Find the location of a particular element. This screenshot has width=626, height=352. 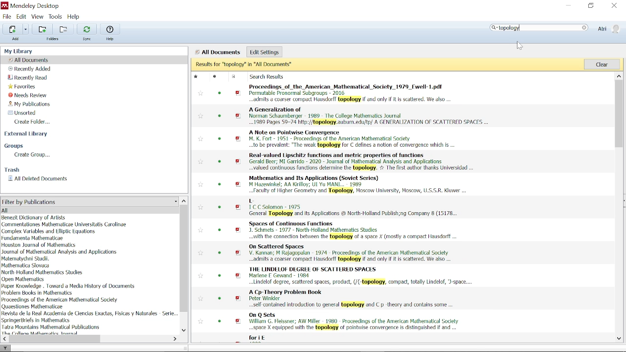

Create group is located at coordinates (33, 155).